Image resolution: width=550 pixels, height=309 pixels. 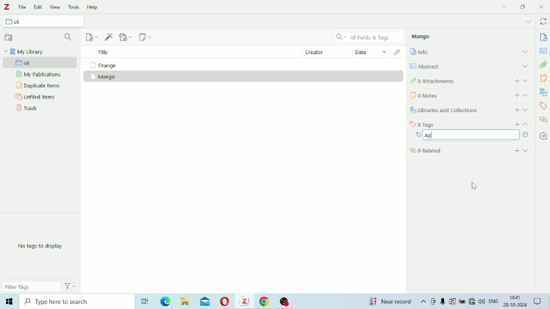 I want to click on Add Attachment, so click(x=126, y=37).